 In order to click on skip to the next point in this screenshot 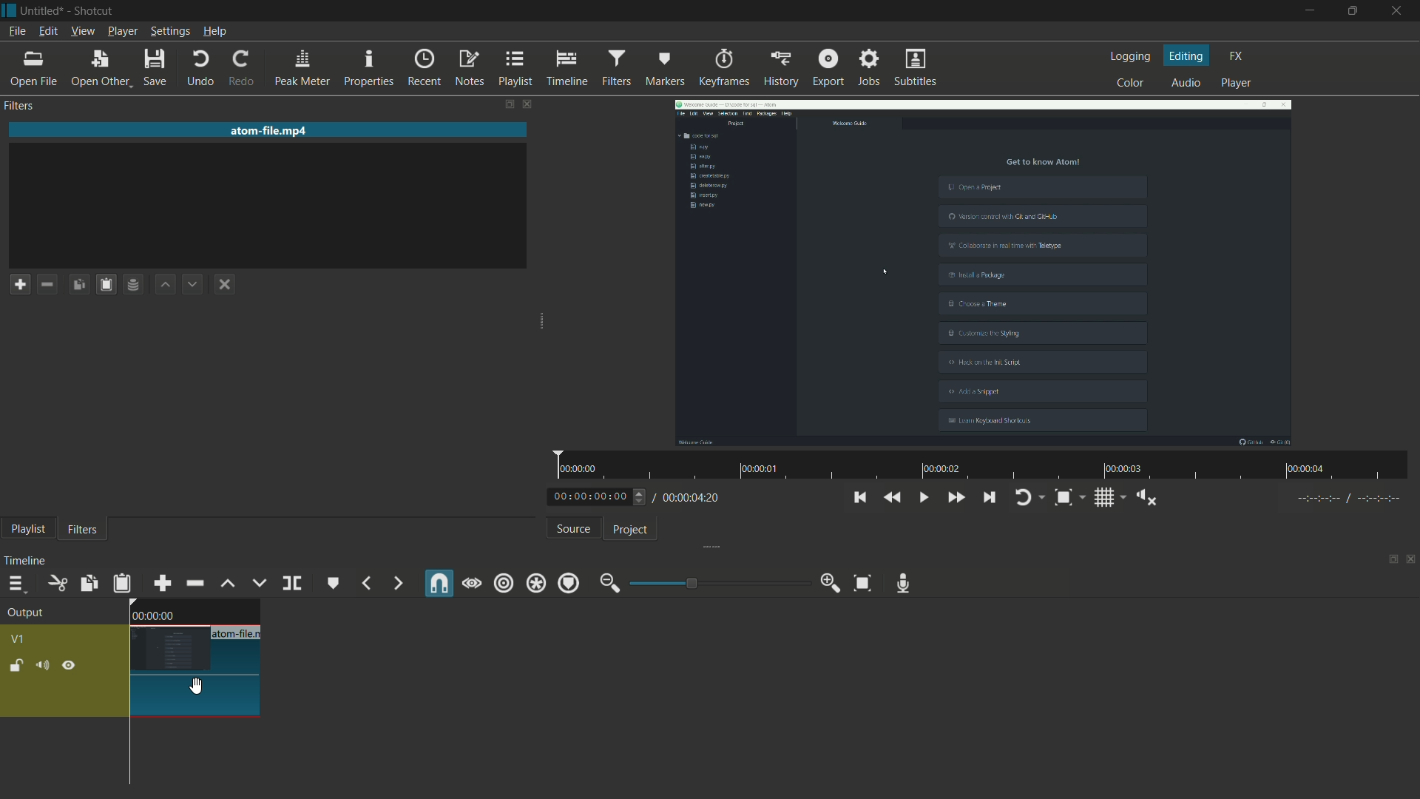, I will do `click(989, 497)`.